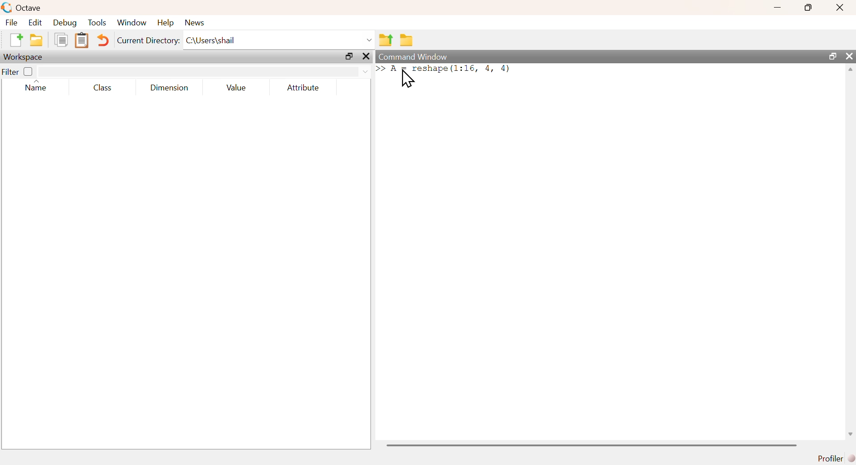 Image resolution: width=856 pixels, height=465 pixels. Describe the element at coordinates (367, 57) in the screenshot. I see `close` at that location.